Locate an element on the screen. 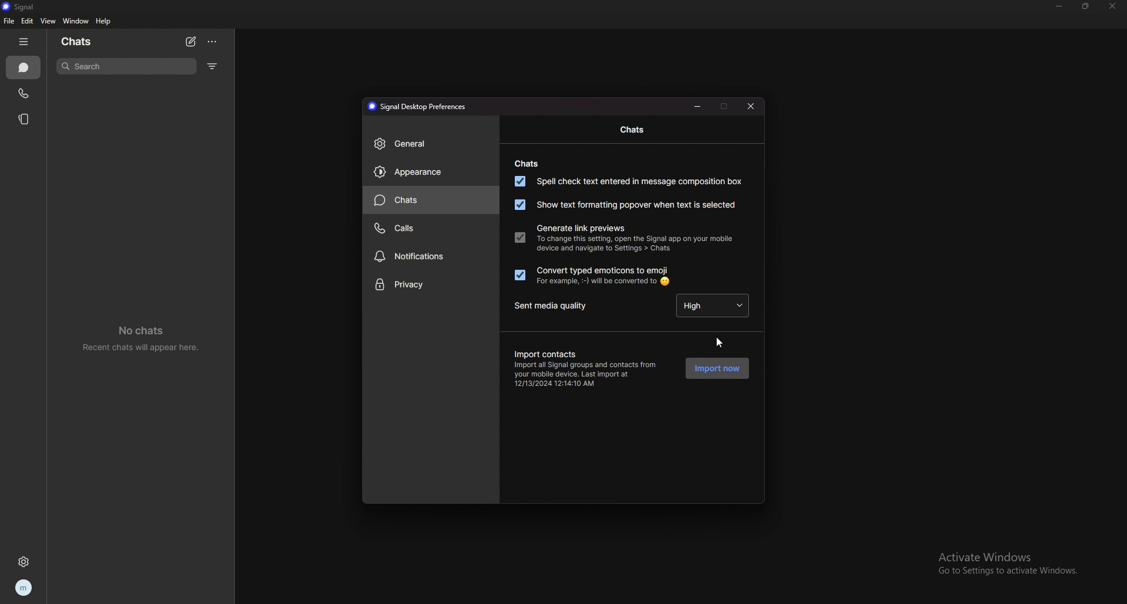 The height and width of the screenshot is (604, 1127). import contacts is located at coordinates (544, 352).